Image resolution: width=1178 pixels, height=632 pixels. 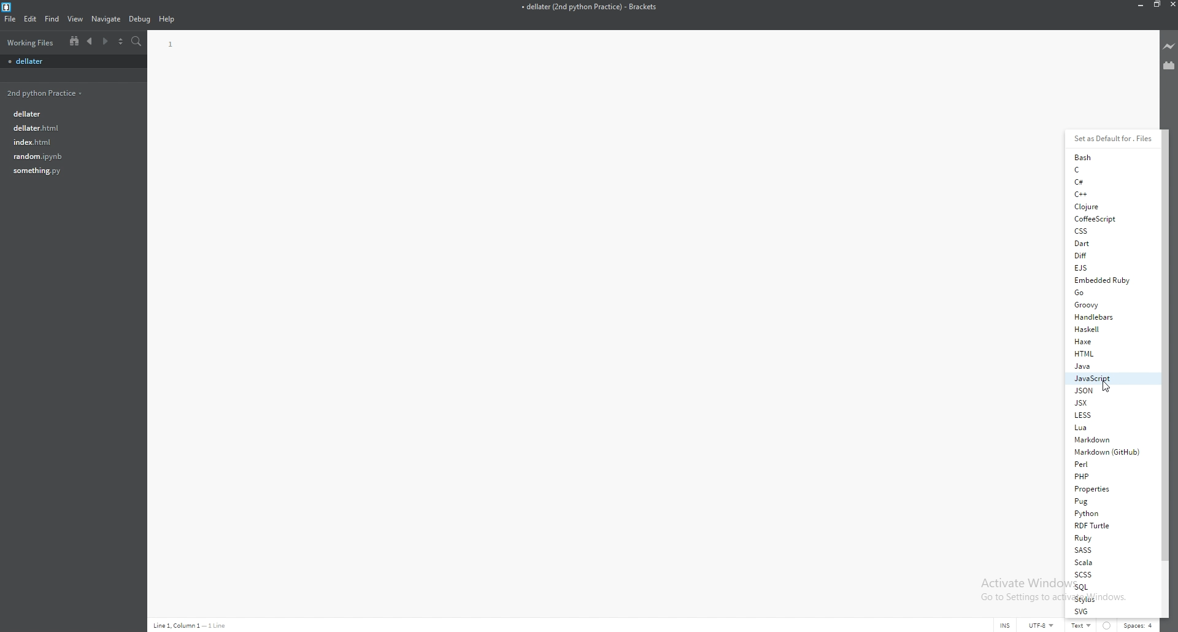 What do you see at coordinates (71, 62) in the screenshot?
I see `file` at bounding box center [71, 62].